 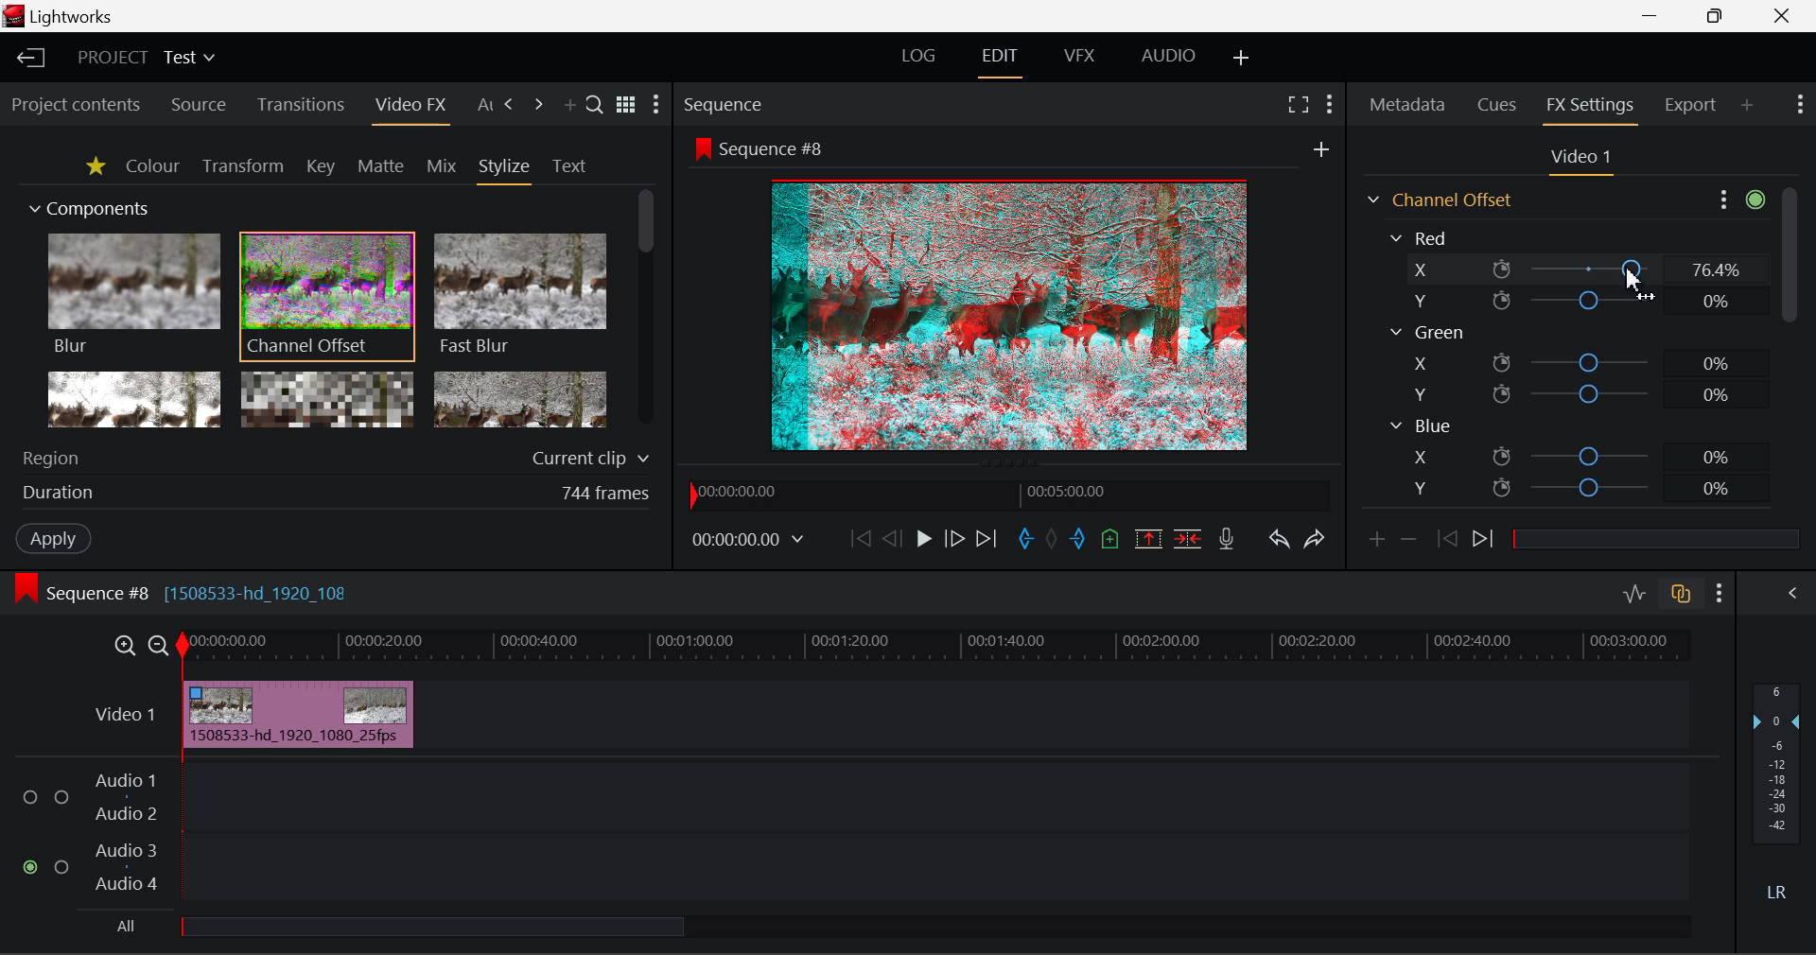 I want to click on Record Voiceover, so click(x=1227, y=541).